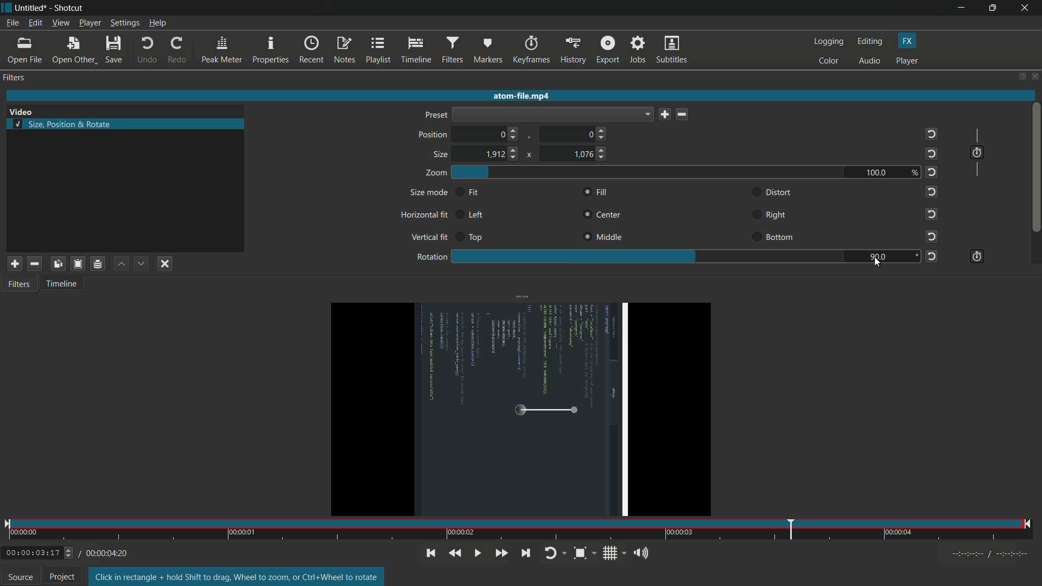  Describe the element at coordinates (649, 171) in the screenshot. I see `zoom adjustment bar` at that location.